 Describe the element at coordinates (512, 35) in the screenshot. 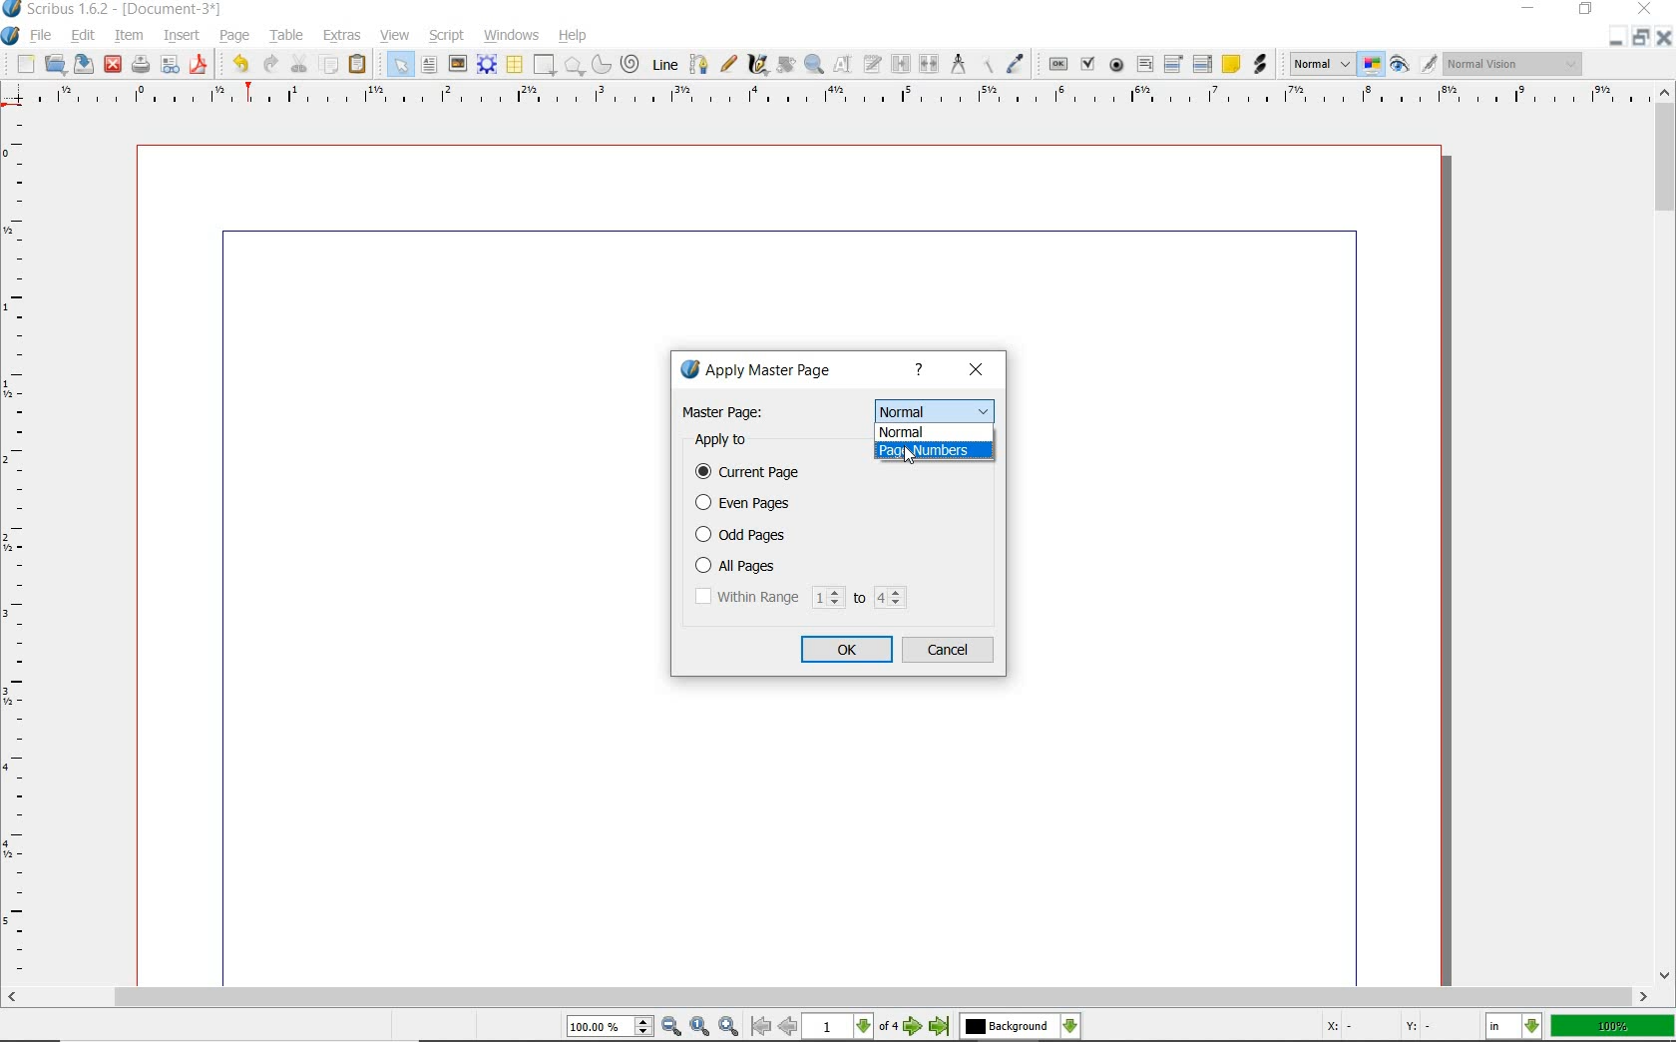

I see `windows` at that location.